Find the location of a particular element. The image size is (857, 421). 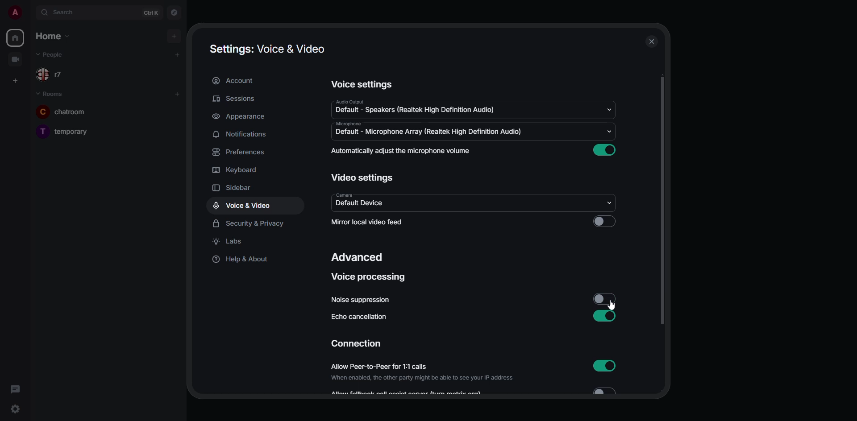

enabled is located at coordinates (604, 150).